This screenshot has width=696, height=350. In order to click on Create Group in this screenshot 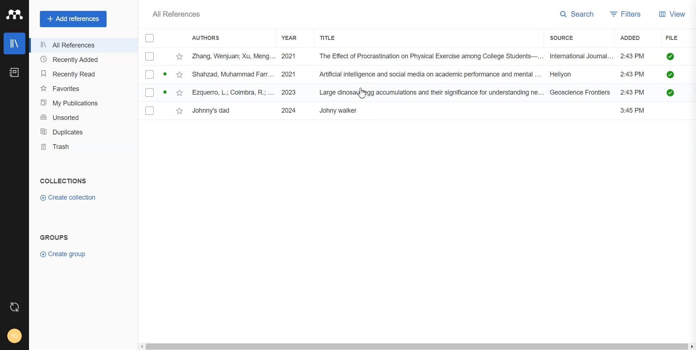, I will do `click(67, 254)`.